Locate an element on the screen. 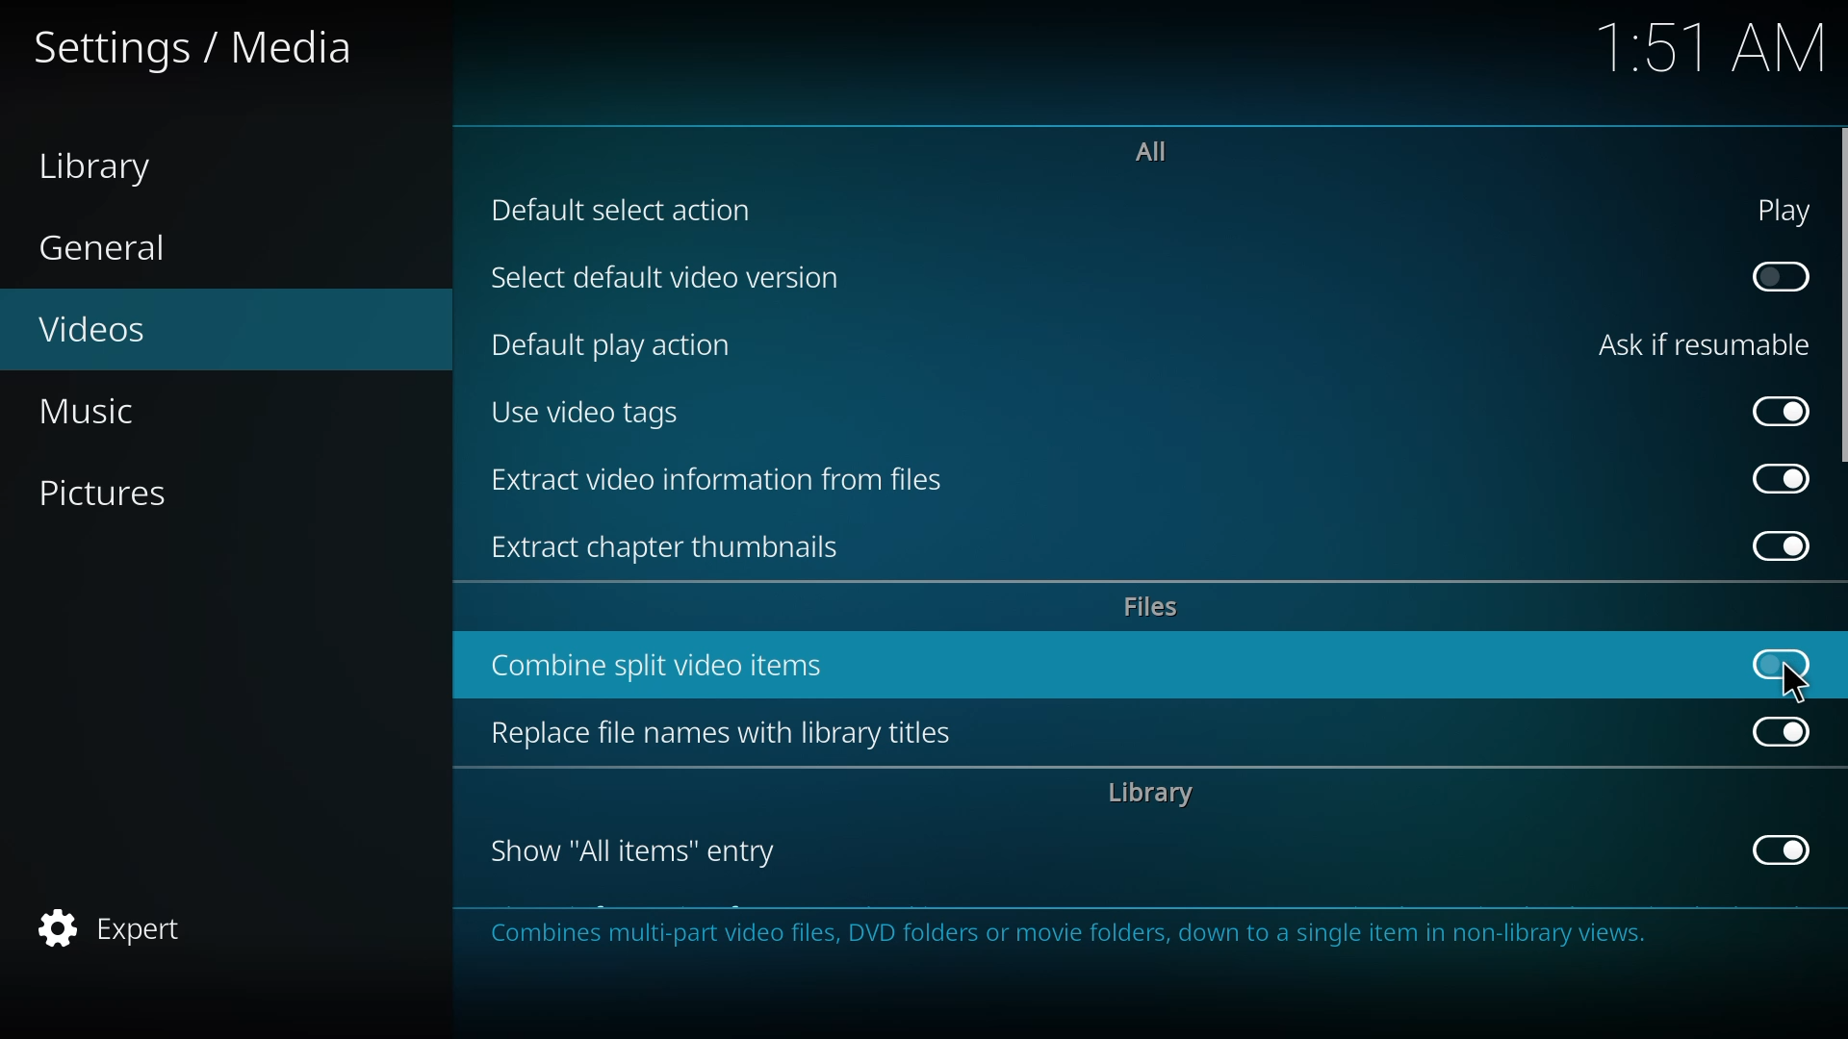 The width and height of the screenshot is (1848, 1039). videos is located at coordinates (112, 325).